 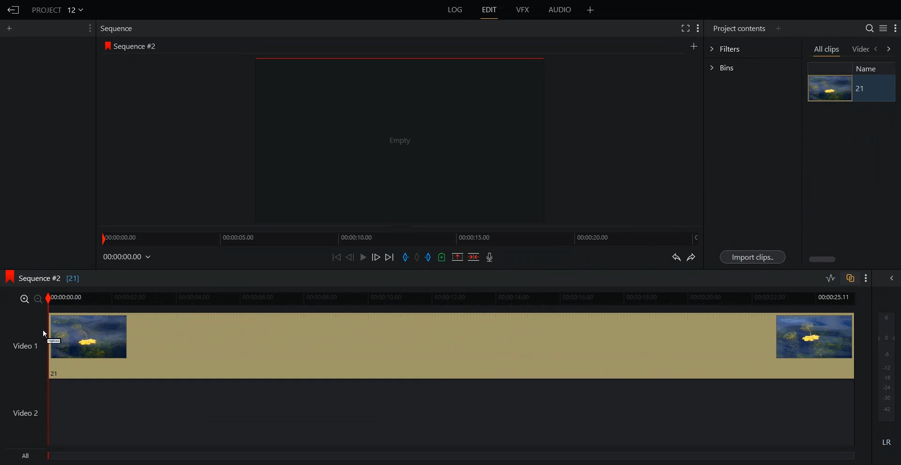 What do you see at coordinates (821, 259) in the screenshot?
I see `Horizontal Scroll bar` at bounding box center [821, 259].